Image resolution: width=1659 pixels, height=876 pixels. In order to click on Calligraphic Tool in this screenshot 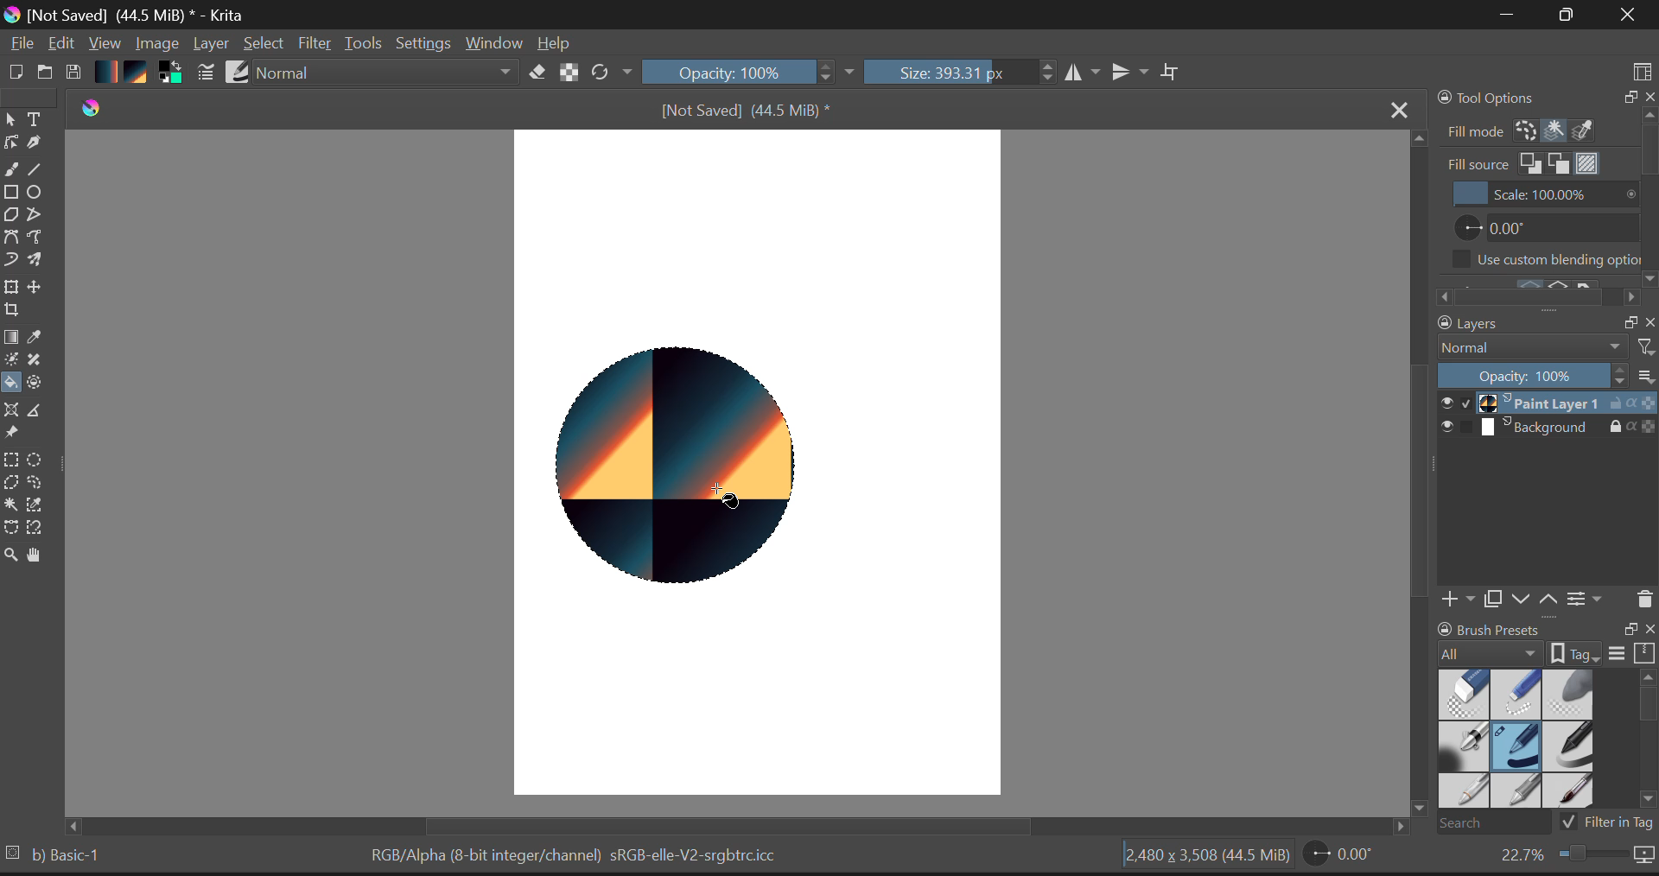, I will do `click(35, 146)`.